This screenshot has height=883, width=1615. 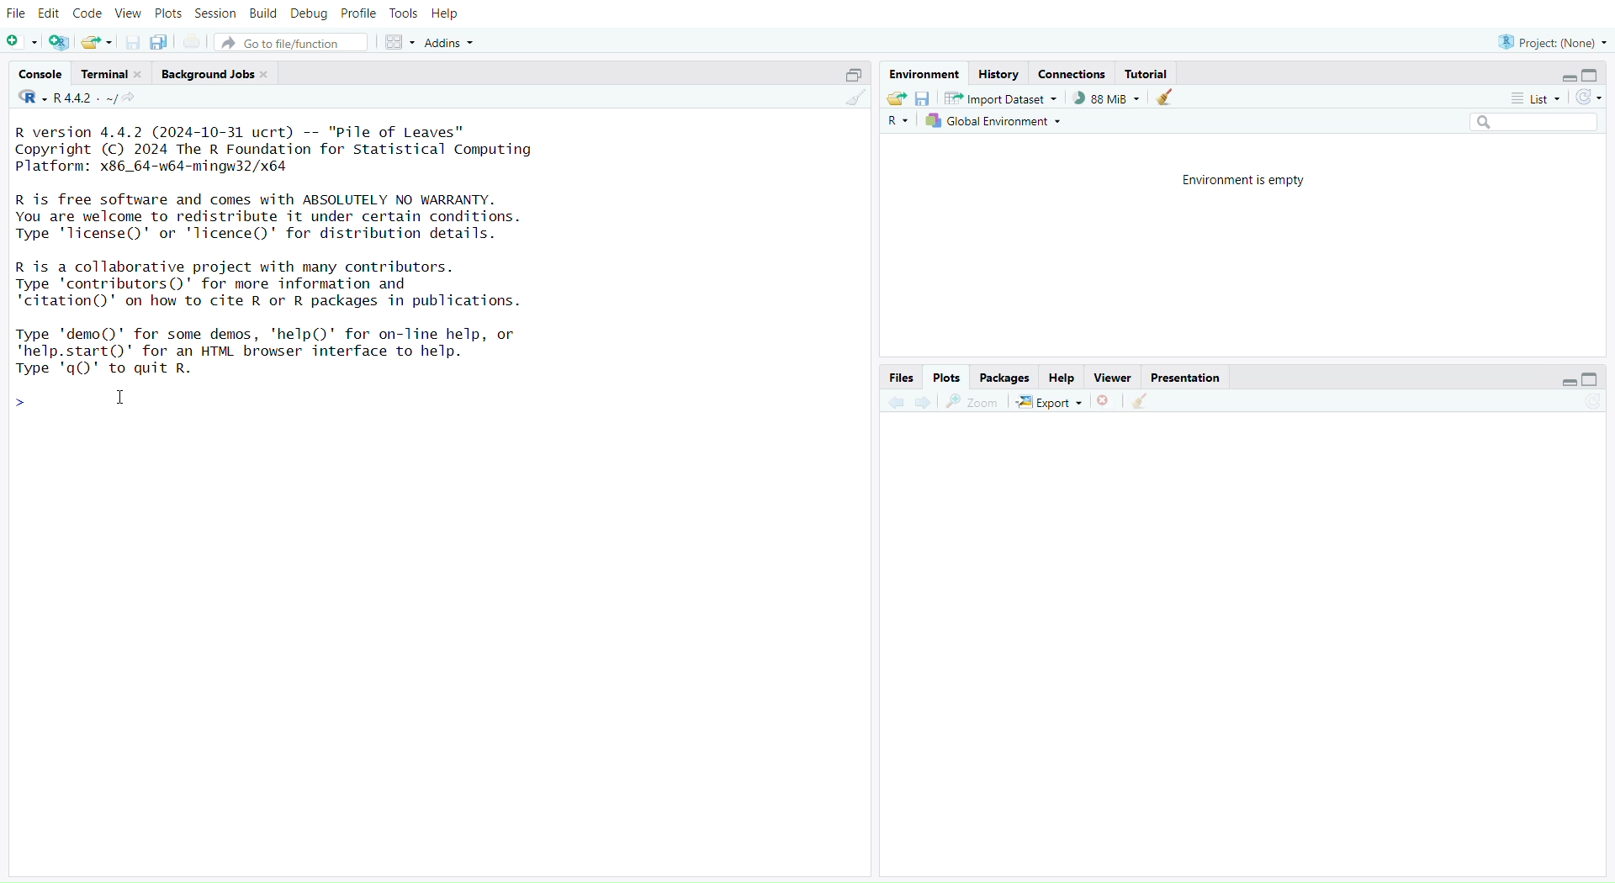 I want to click on prompt cursor, so click(x=19, y=399).